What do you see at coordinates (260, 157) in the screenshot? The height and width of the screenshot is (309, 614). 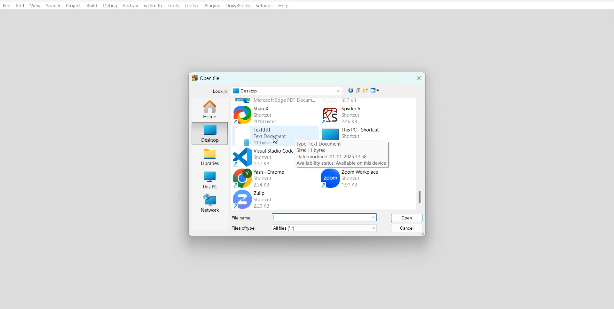 I see `Visual studio code` at bounding box center [260, 157].